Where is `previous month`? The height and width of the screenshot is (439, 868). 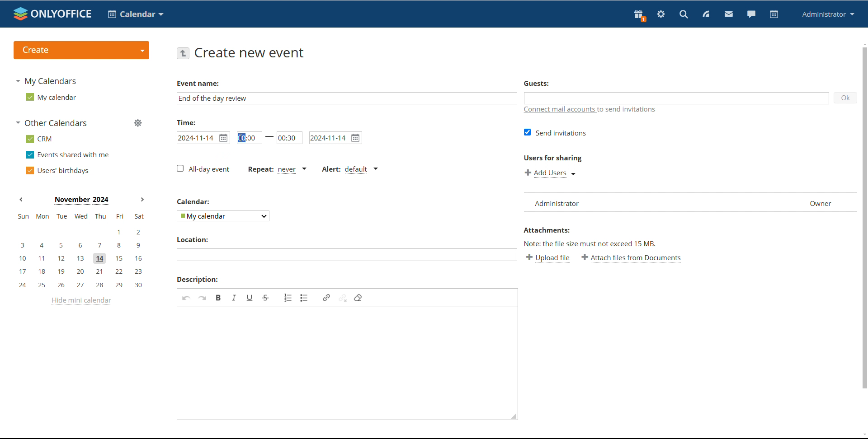 previous month is located at coordinates (21, 199).